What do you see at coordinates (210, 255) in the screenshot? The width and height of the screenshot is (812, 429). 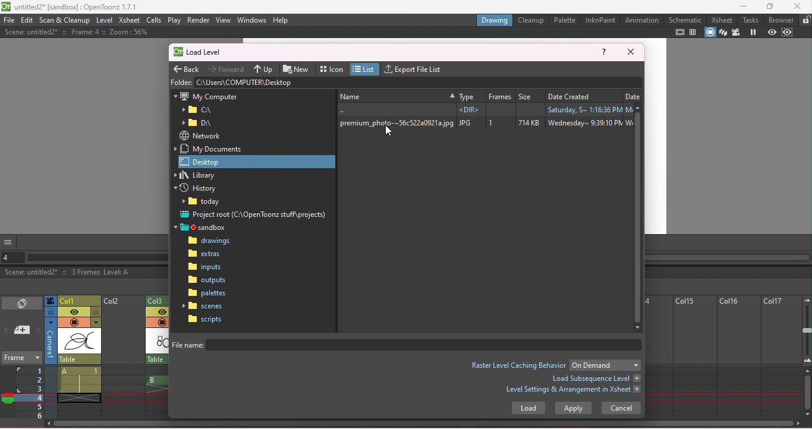 I see `Extras` at bounding box center [210, 255].